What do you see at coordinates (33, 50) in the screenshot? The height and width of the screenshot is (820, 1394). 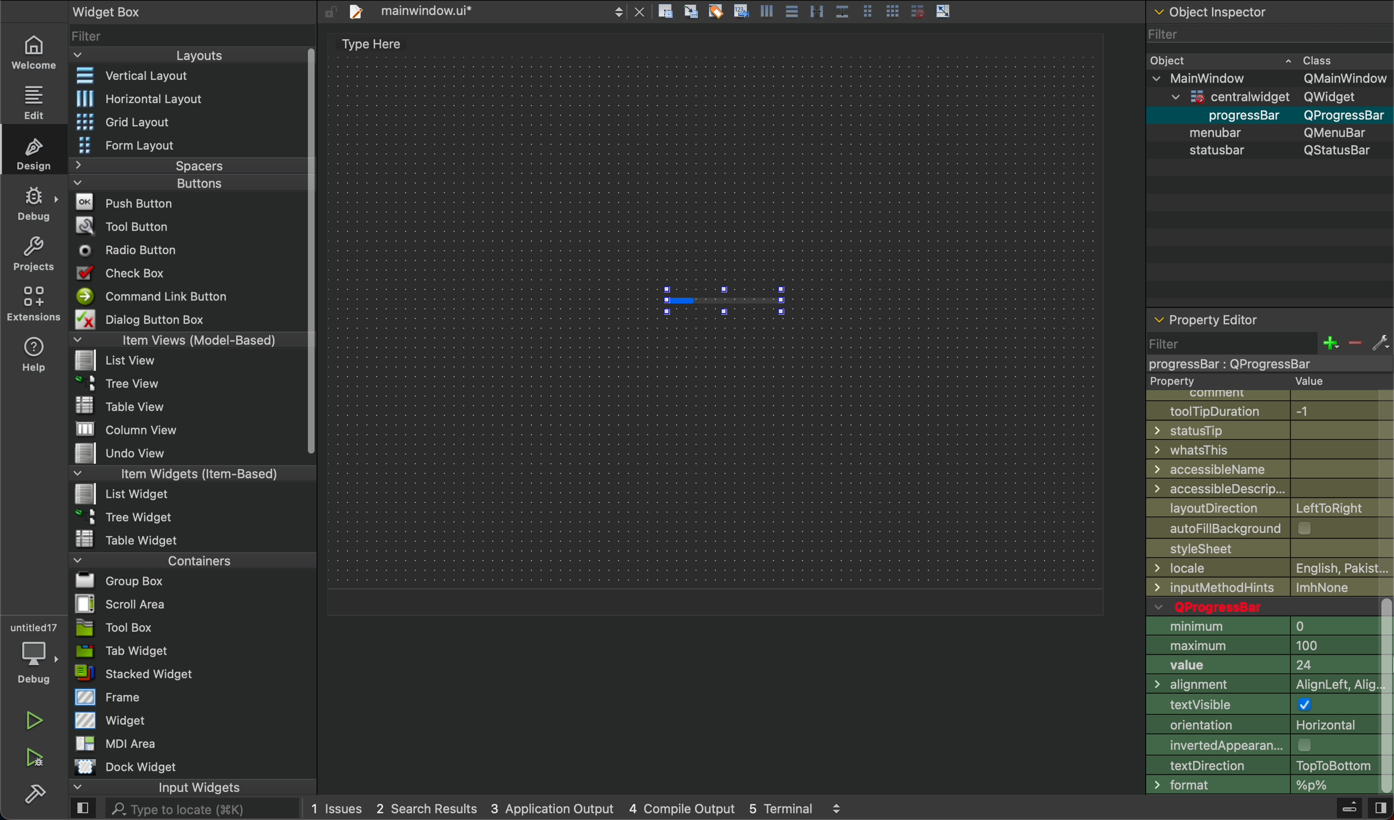 I see `welcome` at bounding box center [33, 50].